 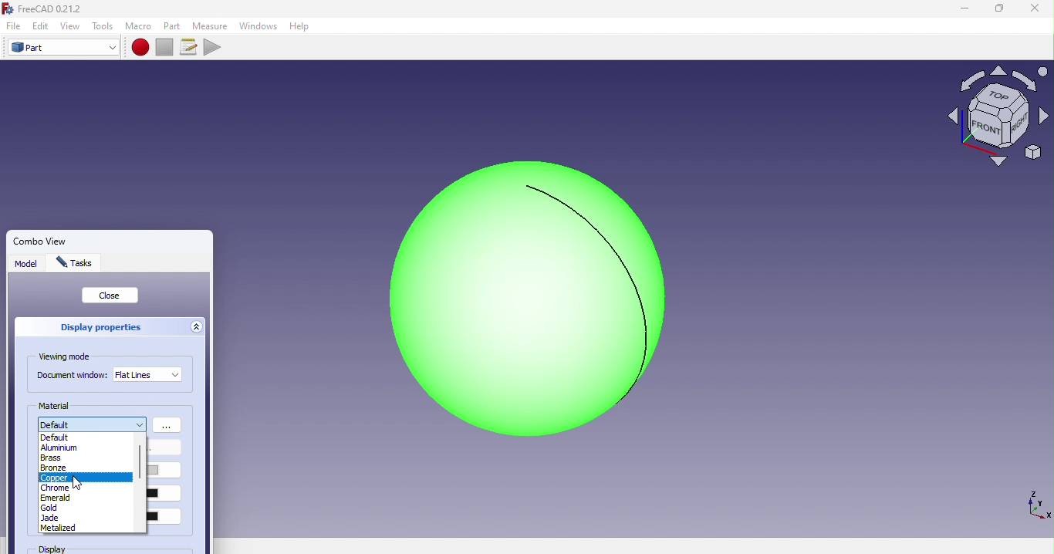 I want to click on close, so click(x=1035, y=9).